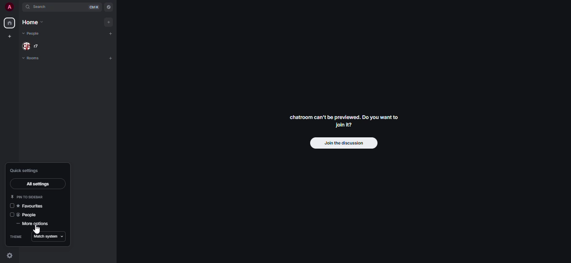  What do you see at coordinates (17, 237) in the screenshot?
I see `theme` at bounding box center [17, 237].